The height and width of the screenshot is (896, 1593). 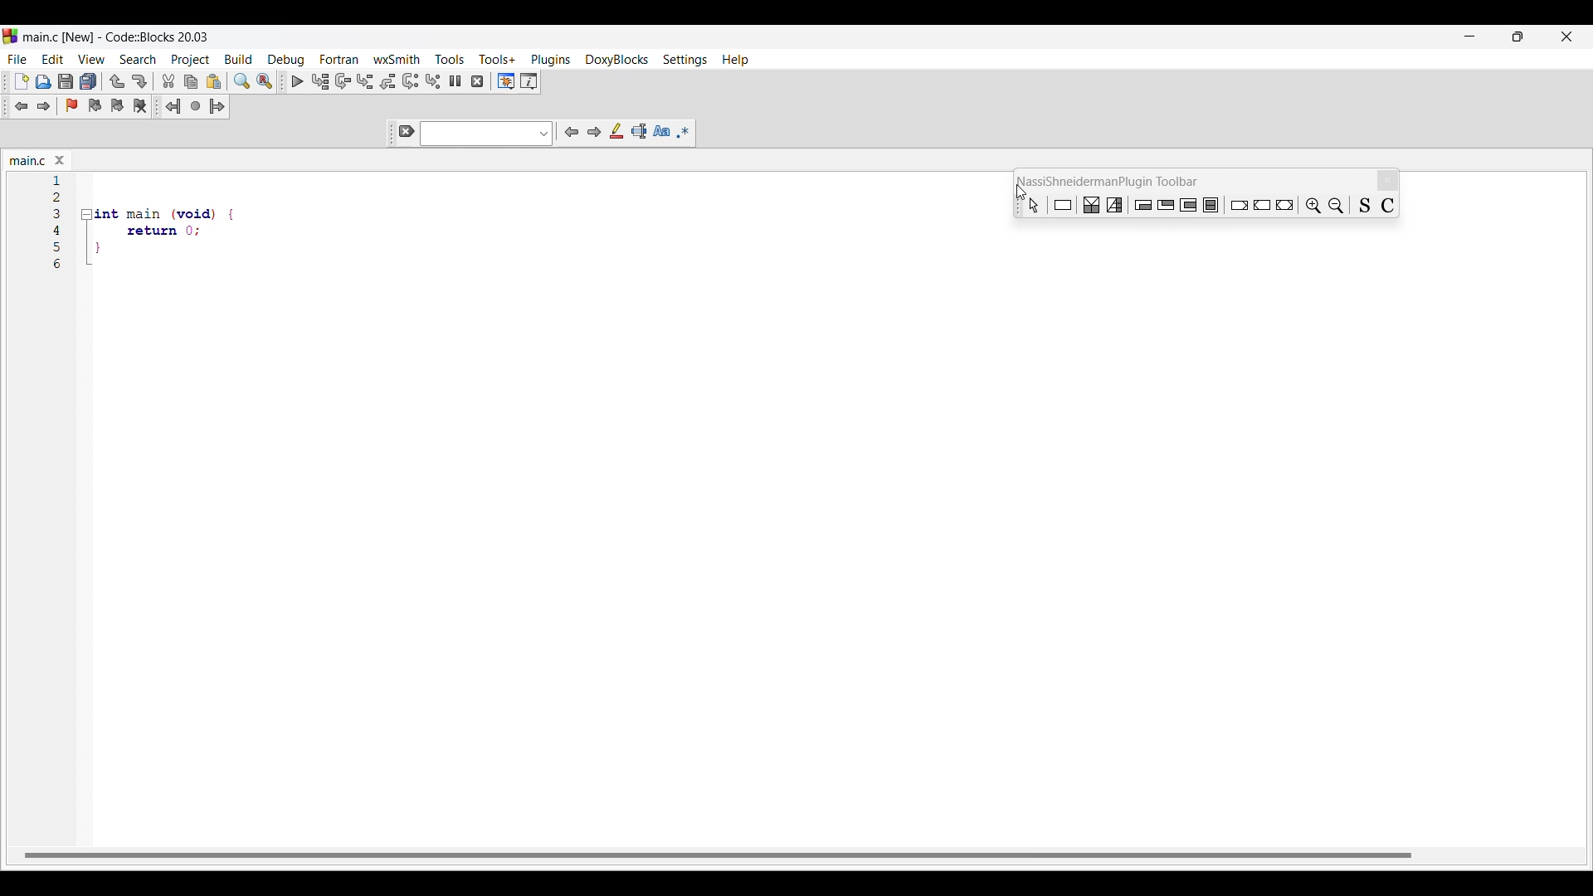 What do you see at coordinates (191, 82) in the screenshot?
I see `Copy` at bounding box center [191, 82].